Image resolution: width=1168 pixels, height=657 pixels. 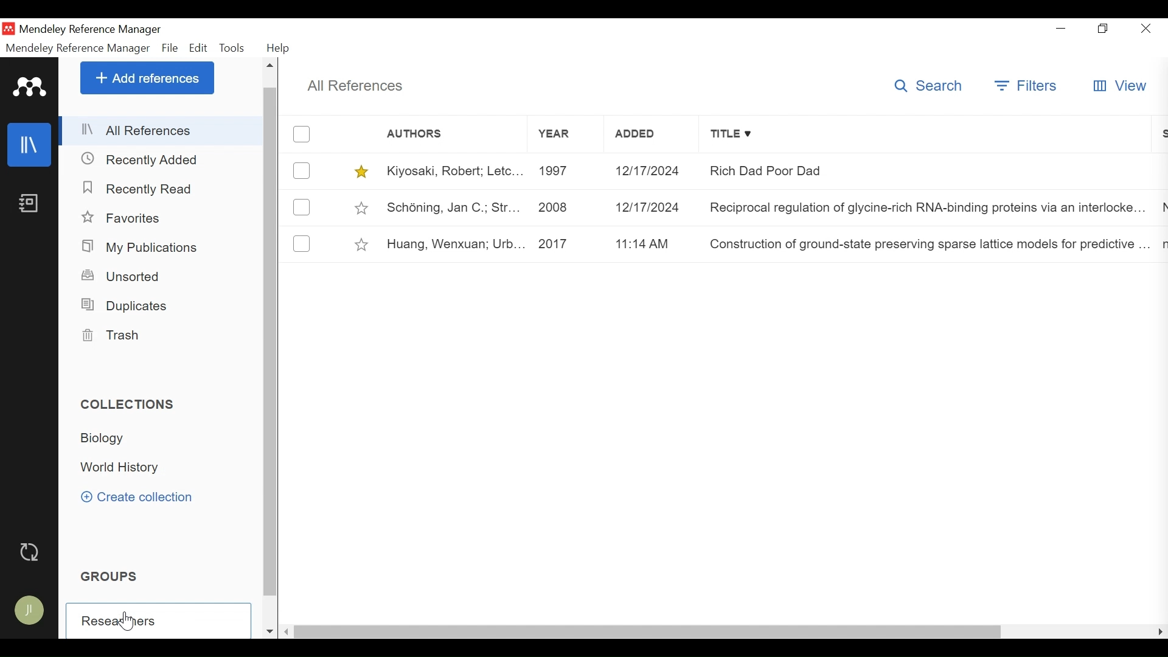 I want to click on File, so click(x=170, y=48).